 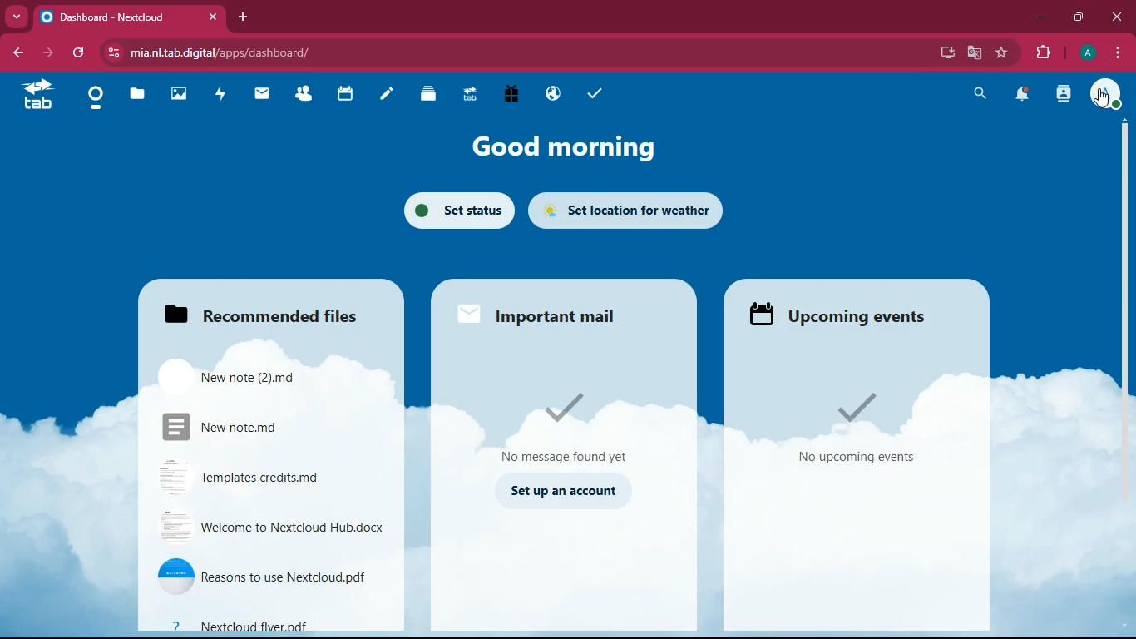 I want to click on images, so click(x=175, y=95).